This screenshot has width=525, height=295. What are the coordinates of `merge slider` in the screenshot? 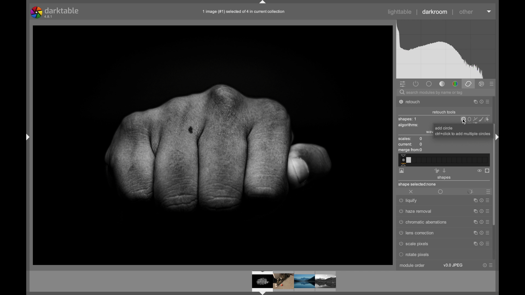 It's located at (443, 160).